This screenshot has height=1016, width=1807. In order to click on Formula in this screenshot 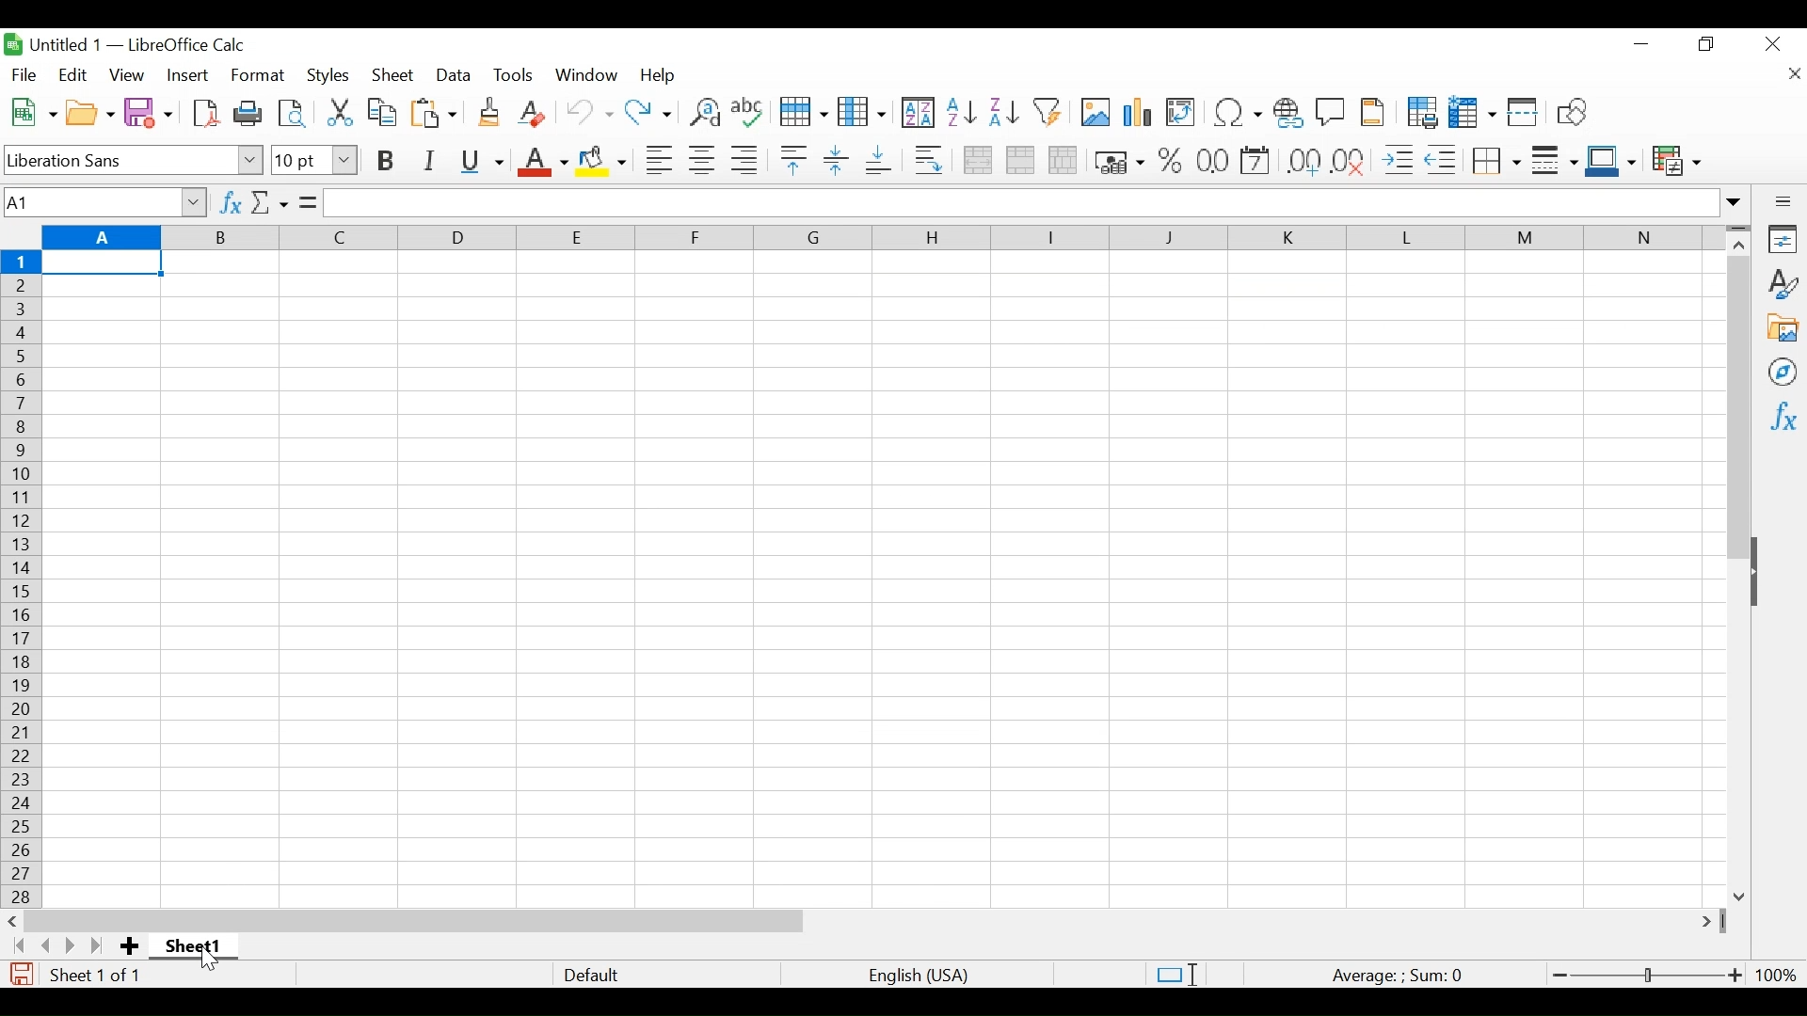, I will do `click(308, 201)`.